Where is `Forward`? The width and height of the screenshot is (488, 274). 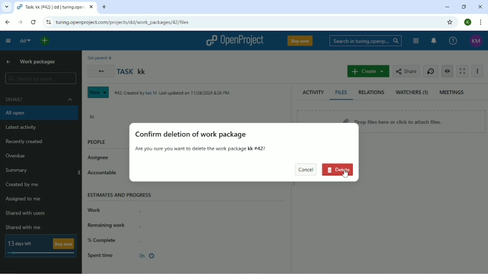 Forward is located at coordinates (21, 22).